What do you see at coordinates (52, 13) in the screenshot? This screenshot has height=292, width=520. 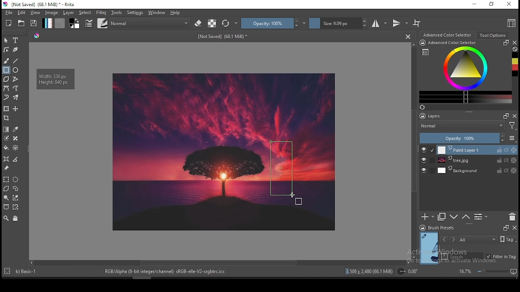 I see `image` at bounding box center [52, 13].